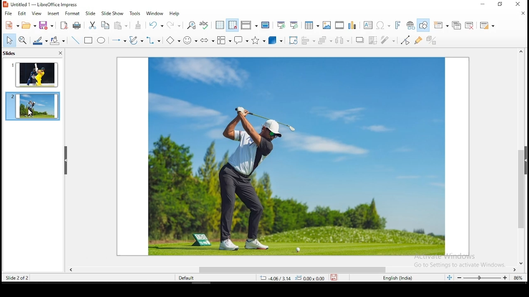 Image resolution: width=529 pixels, height=297 pixels. What do you see at coordinates (405, 40) in the screenshot?
I see `toggle point edit mode` at bounding box center [405, 40].